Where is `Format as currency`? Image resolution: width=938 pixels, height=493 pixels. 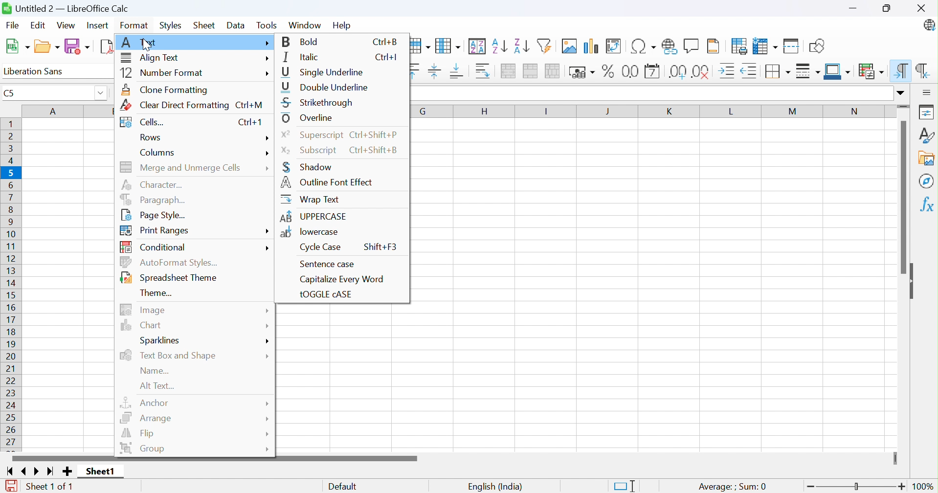
Format as currency is located at coordinates (582, 73).